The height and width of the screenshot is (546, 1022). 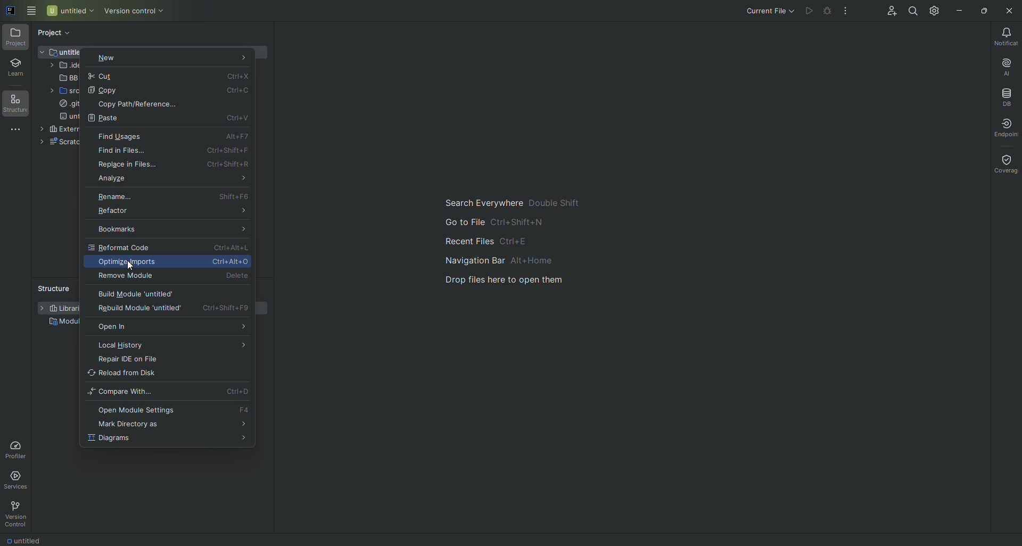 What do you see at coordinates (910, 12) in the screenshot?
I see `Search` at bounding box center [910, 12].